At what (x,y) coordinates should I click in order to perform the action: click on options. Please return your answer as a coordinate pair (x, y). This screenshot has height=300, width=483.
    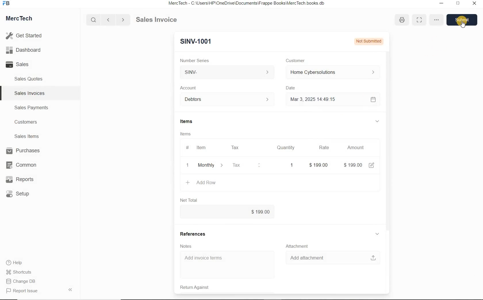
    Looking at the image, I should click on (436, 20).